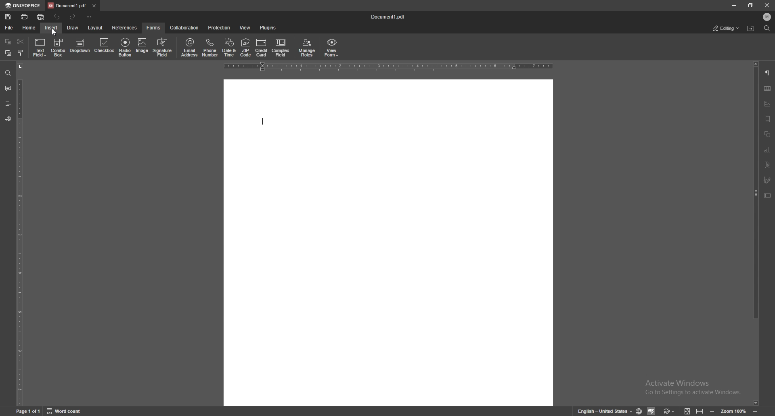 The image size is (775, 416). I want to click on quick print, so click(41, 17).